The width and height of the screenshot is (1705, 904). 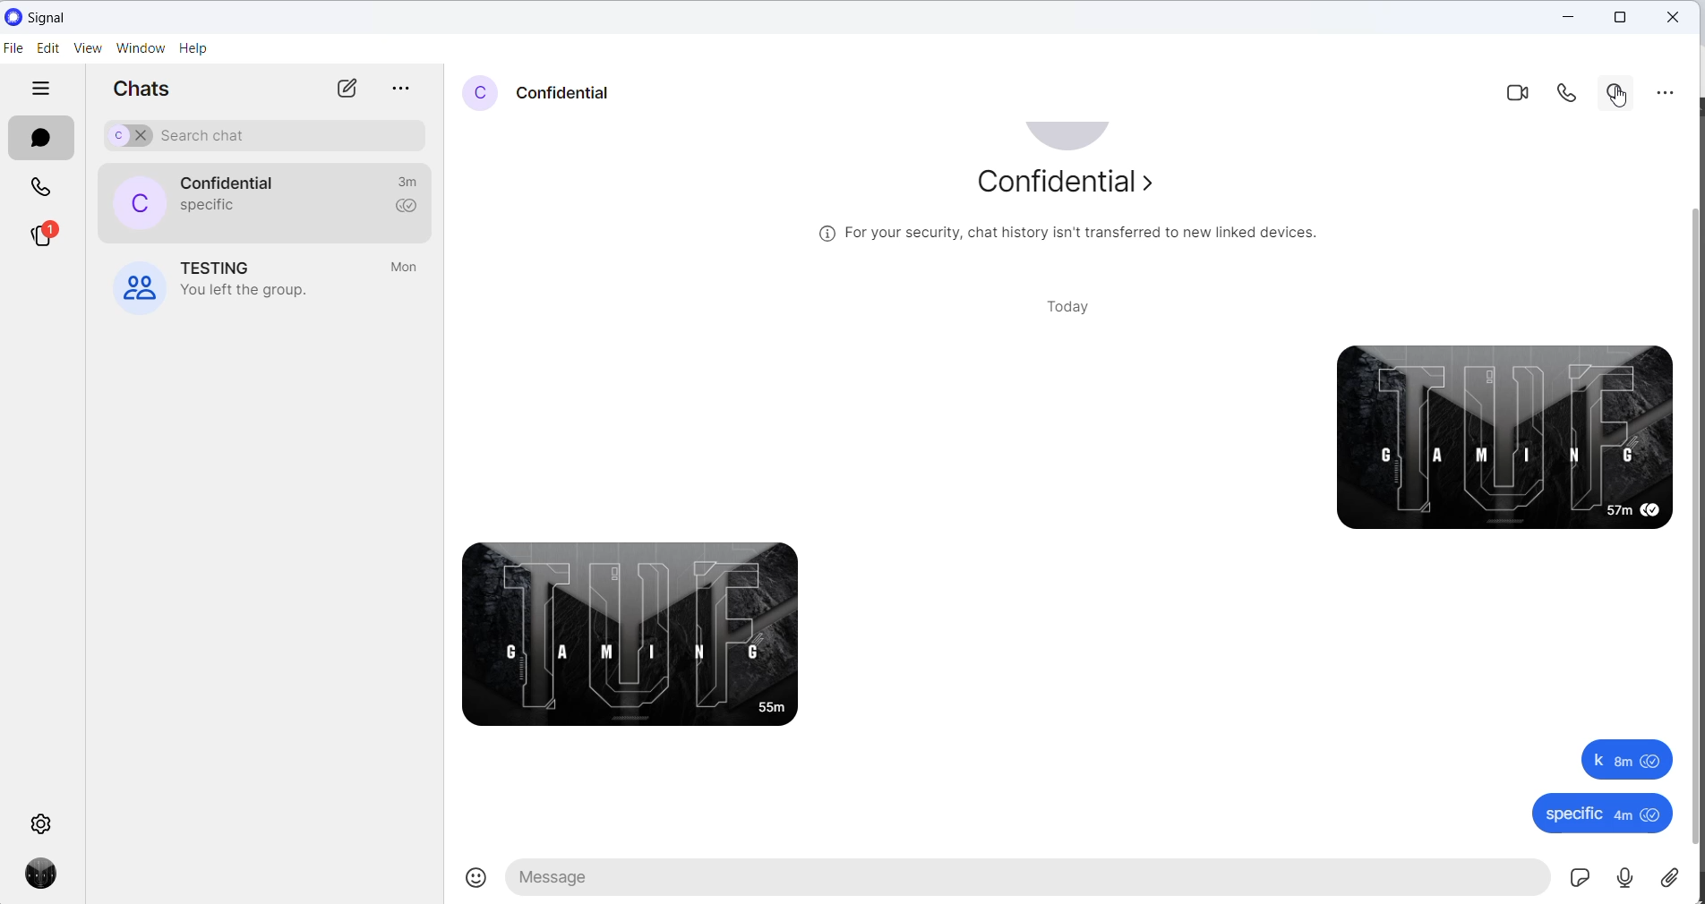 What do you see at coordinates (1078, 236) in the screenshot?
I see `security related text` at bounding box center [1078, 236].